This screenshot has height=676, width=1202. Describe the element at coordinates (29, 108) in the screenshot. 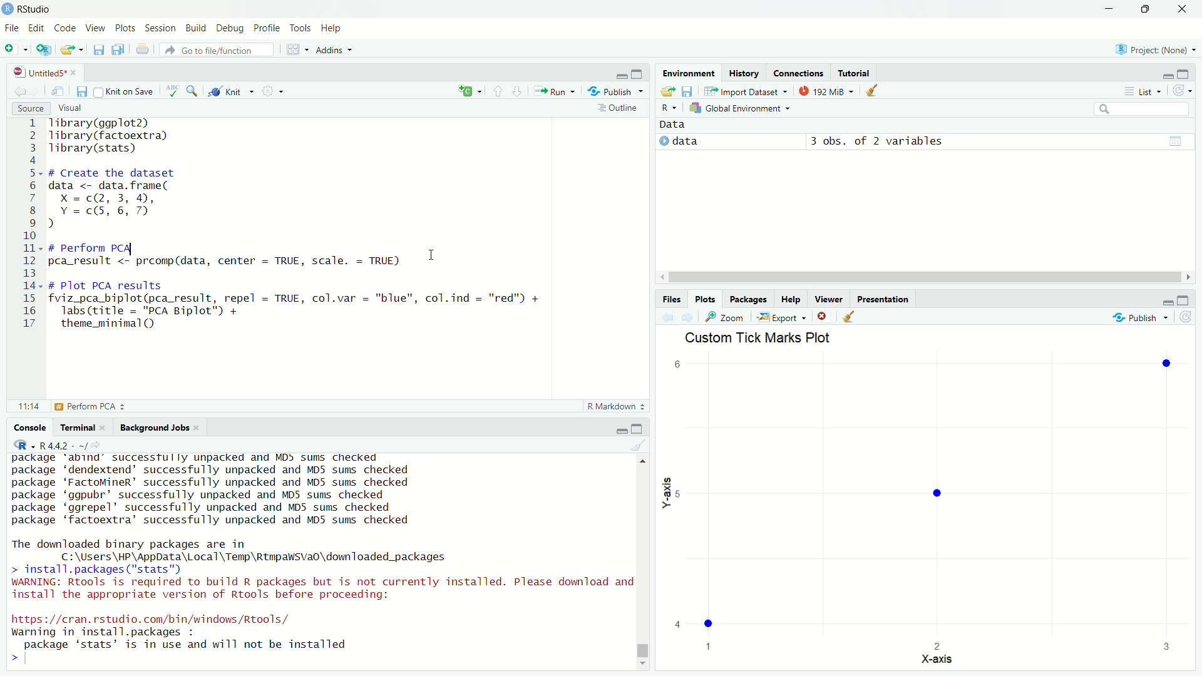

I see `source` at that location.